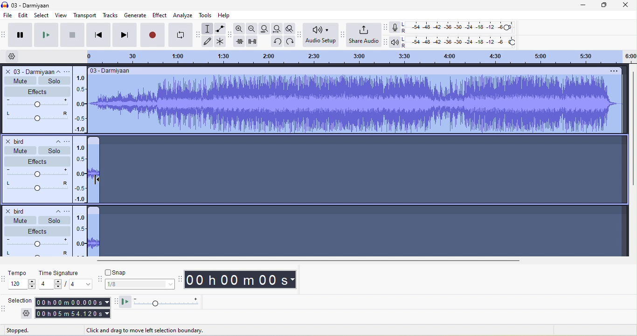 The image size is (637, 336). Describe the element at coordinates (97, 180) in the screenshot. I see `cursor` at that location.